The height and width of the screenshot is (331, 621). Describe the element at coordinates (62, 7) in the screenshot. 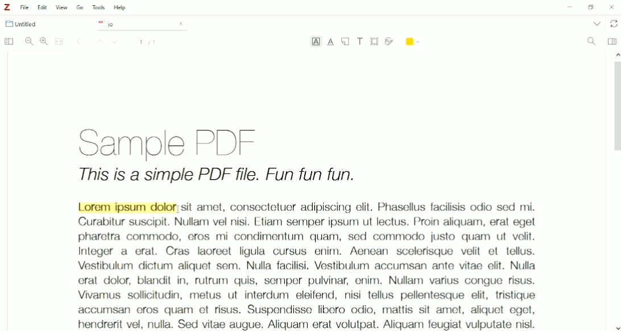

I see `View` at that location.